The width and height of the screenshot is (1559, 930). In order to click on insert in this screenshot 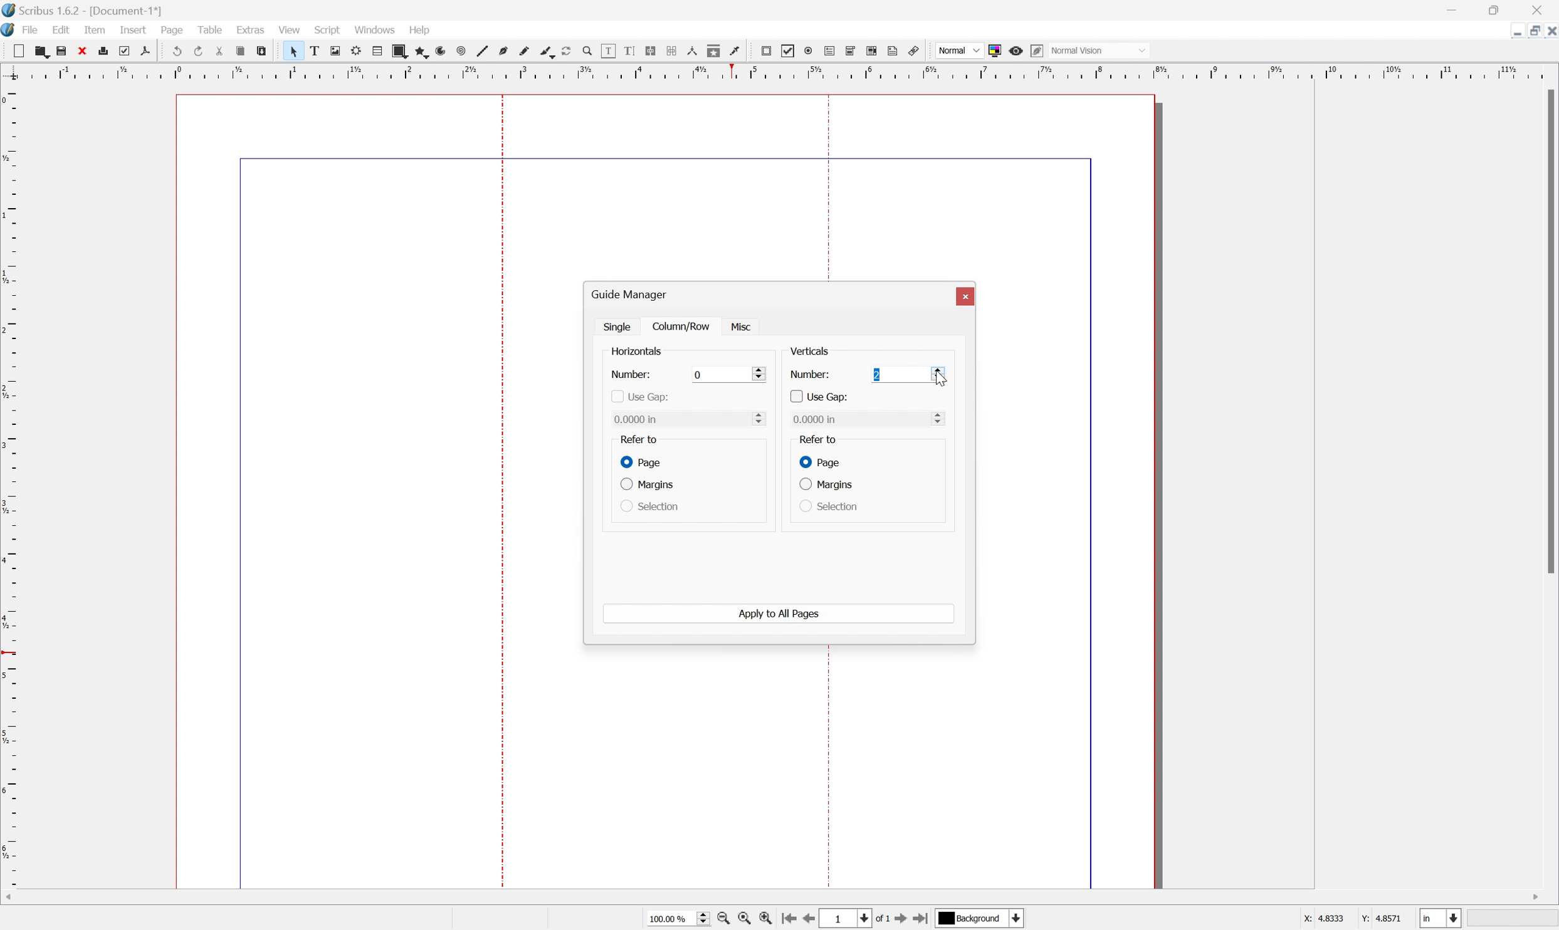, I will do `click(134, 30)`.